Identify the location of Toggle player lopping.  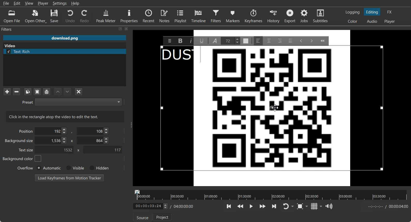
(285, 207).